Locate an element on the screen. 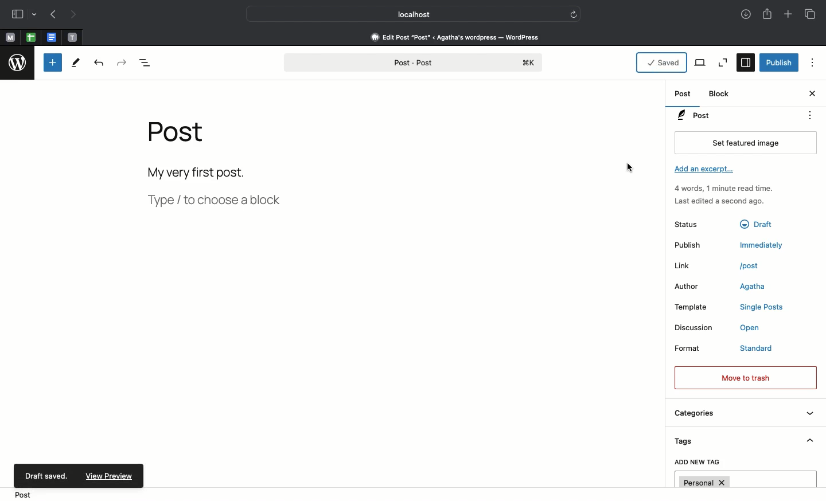 This screenshot has width=826, height=501. Tools is located at coordinates (77, 63).